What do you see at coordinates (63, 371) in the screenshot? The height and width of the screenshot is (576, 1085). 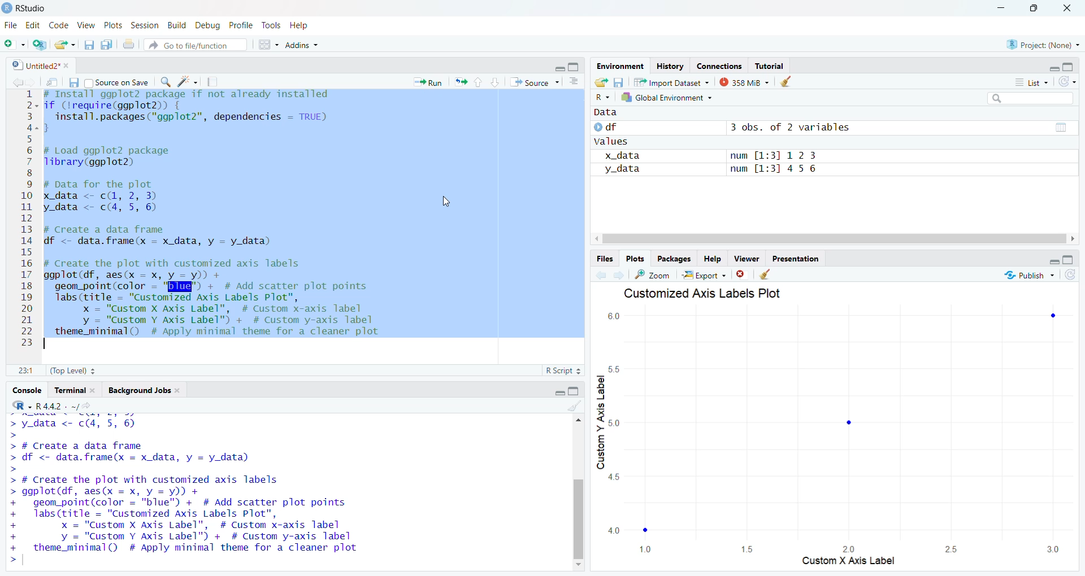 I see `11 (Top Level) 3` at bounding box center [63, 371].